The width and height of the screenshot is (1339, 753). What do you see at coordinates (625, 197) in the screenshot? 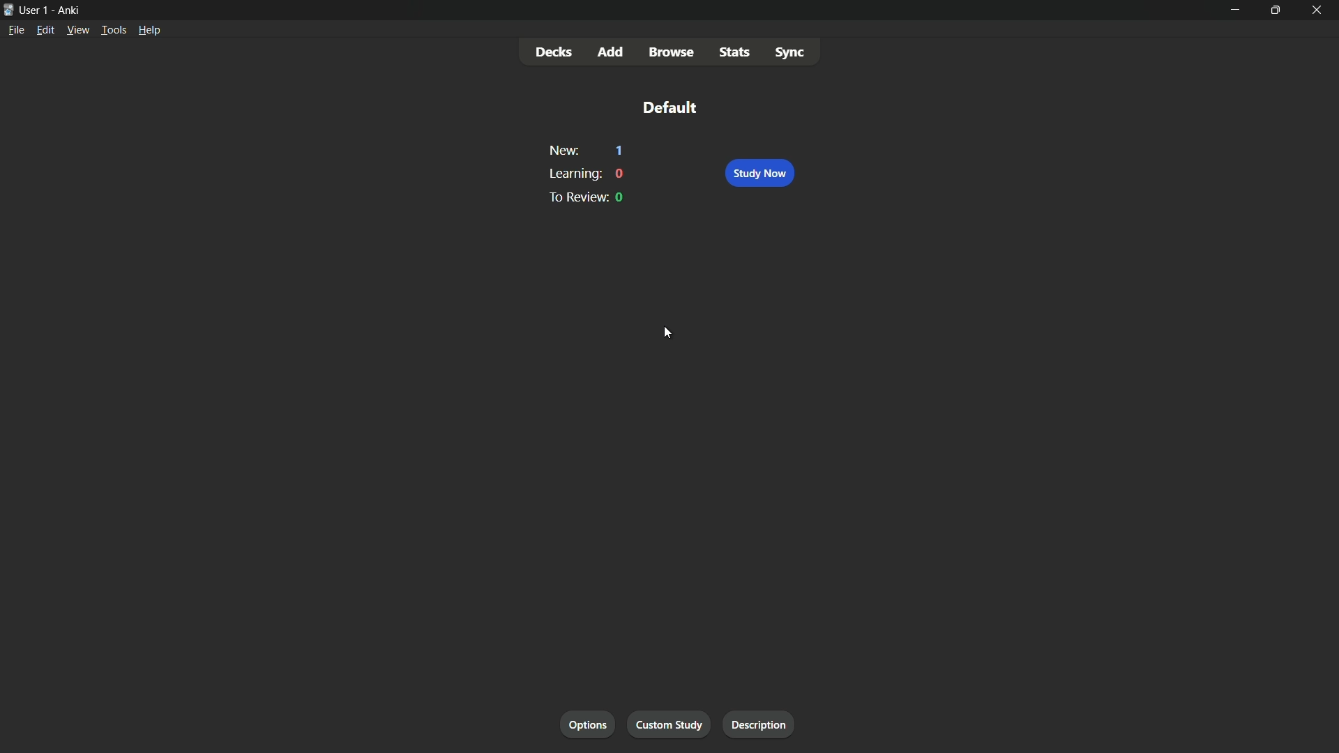
I see `0` at bounding box center [625, 197].